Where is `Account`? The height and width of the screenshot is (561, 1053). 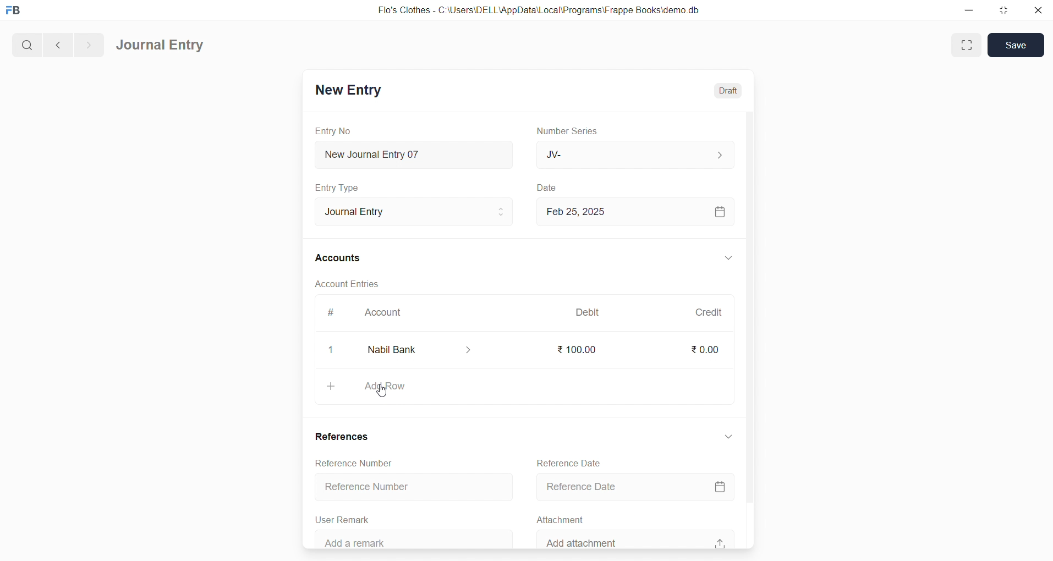
Account is located at coordinates (385, 313).